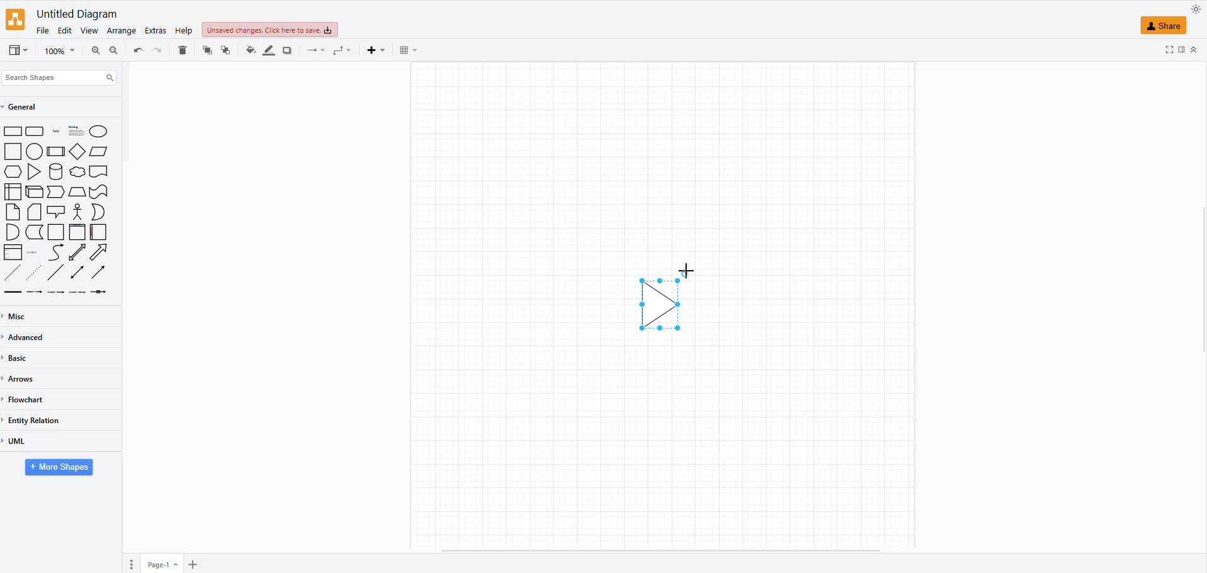  What do you see at coordinates (74, 13) in the screenshot?
I see `file name` at bounding box center [74, 13].